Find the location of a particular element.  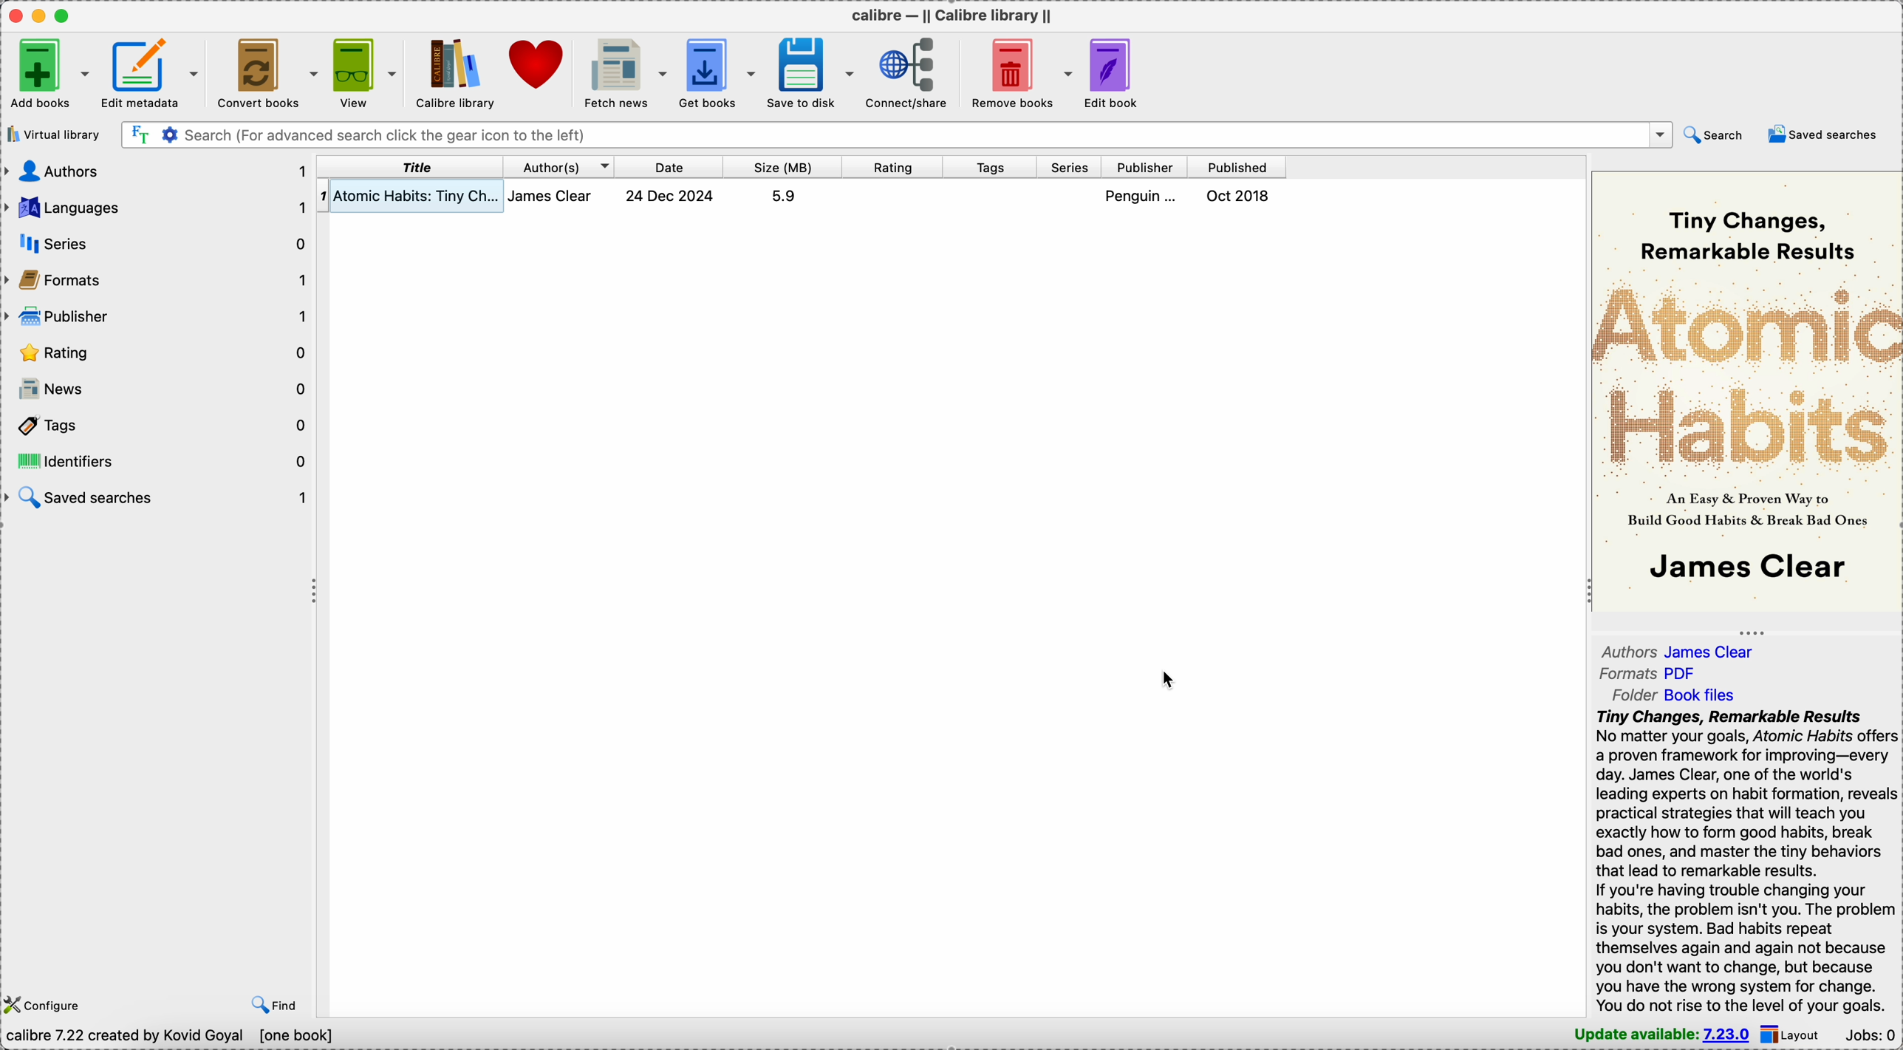

Calibre library is located at coordinates (454, 72).